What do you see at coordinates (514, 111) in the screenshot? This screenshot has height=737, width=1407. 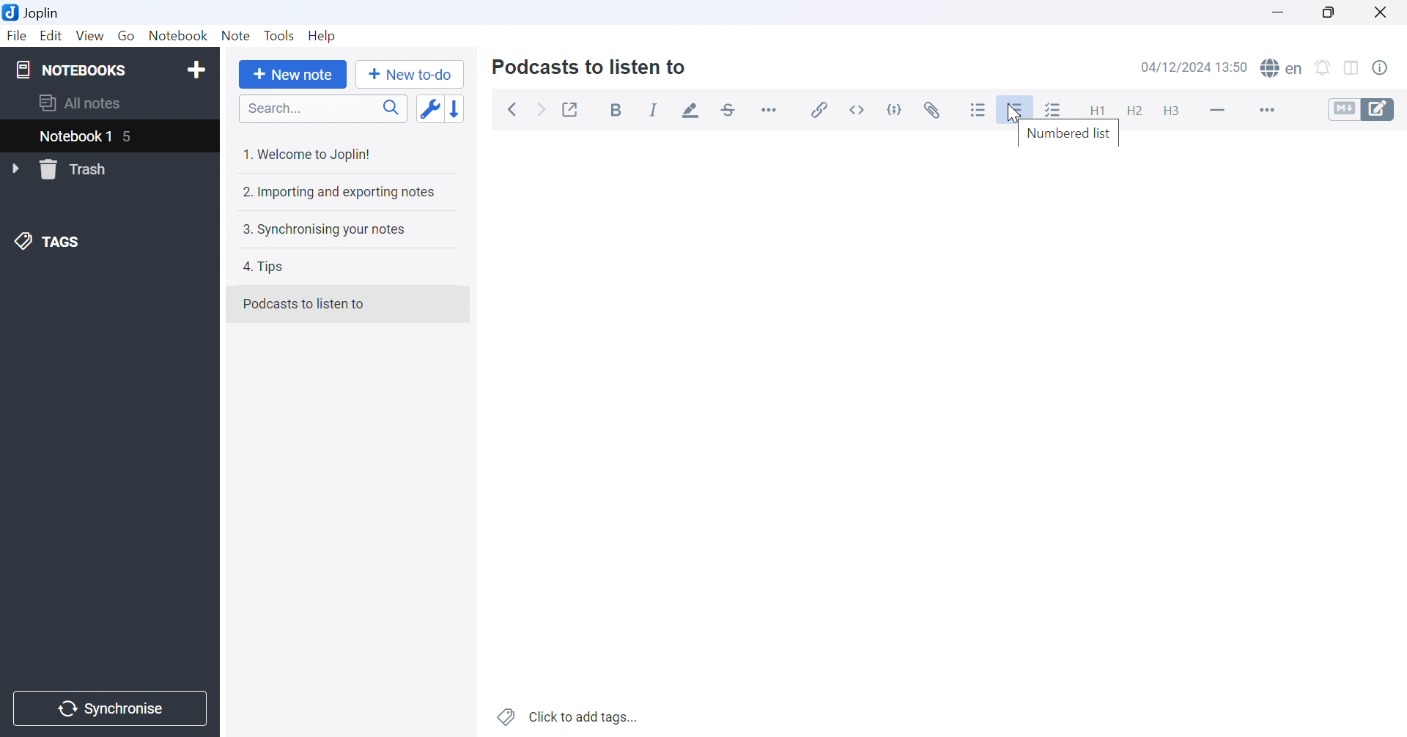 I see `Back` at bounding box center [514, 111].